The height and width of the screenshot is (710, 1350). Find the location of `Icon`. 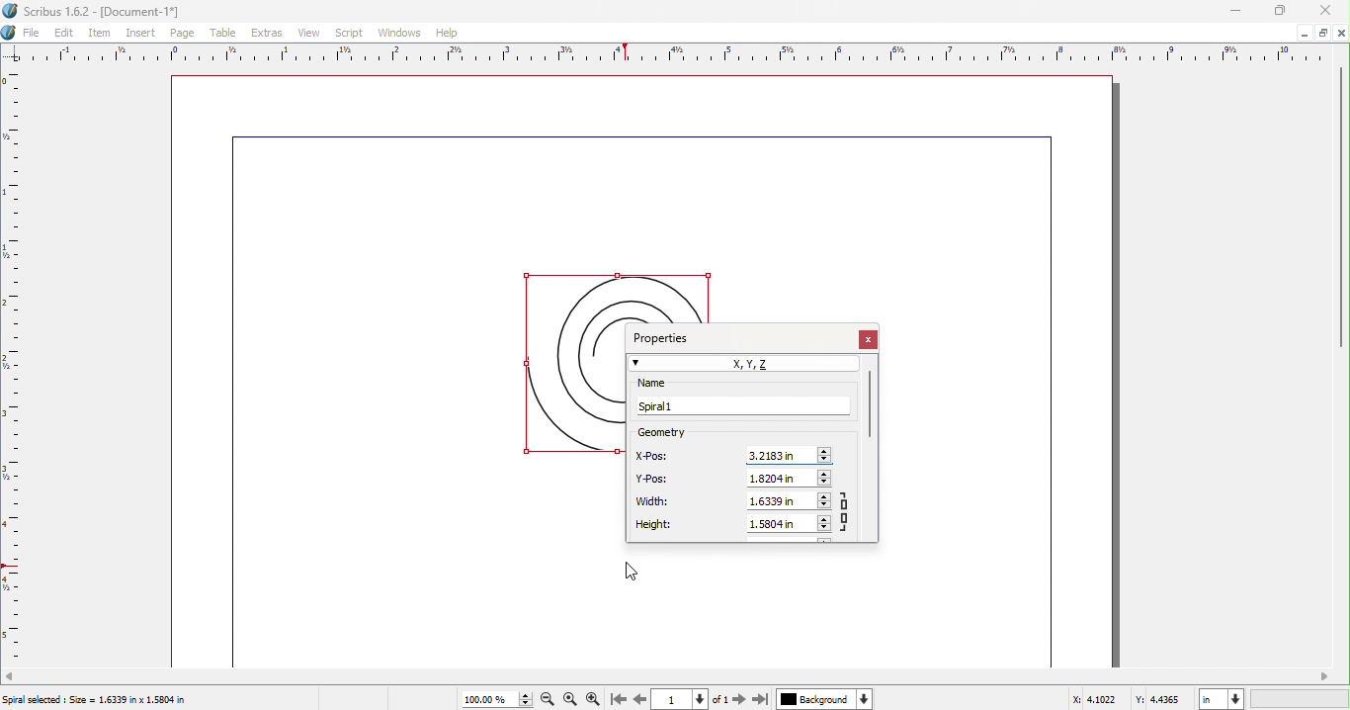

Icon is located at coordinates (10, 33).